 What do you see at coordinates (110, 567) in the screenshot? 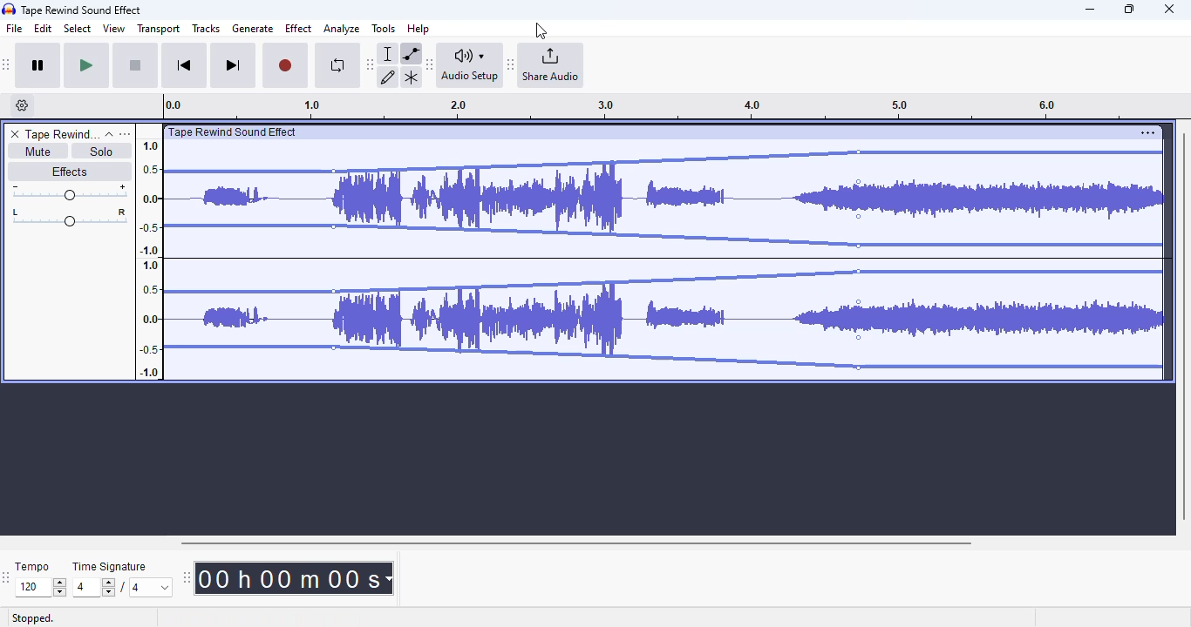
I see `time signature` at bounding box center [110, 567].